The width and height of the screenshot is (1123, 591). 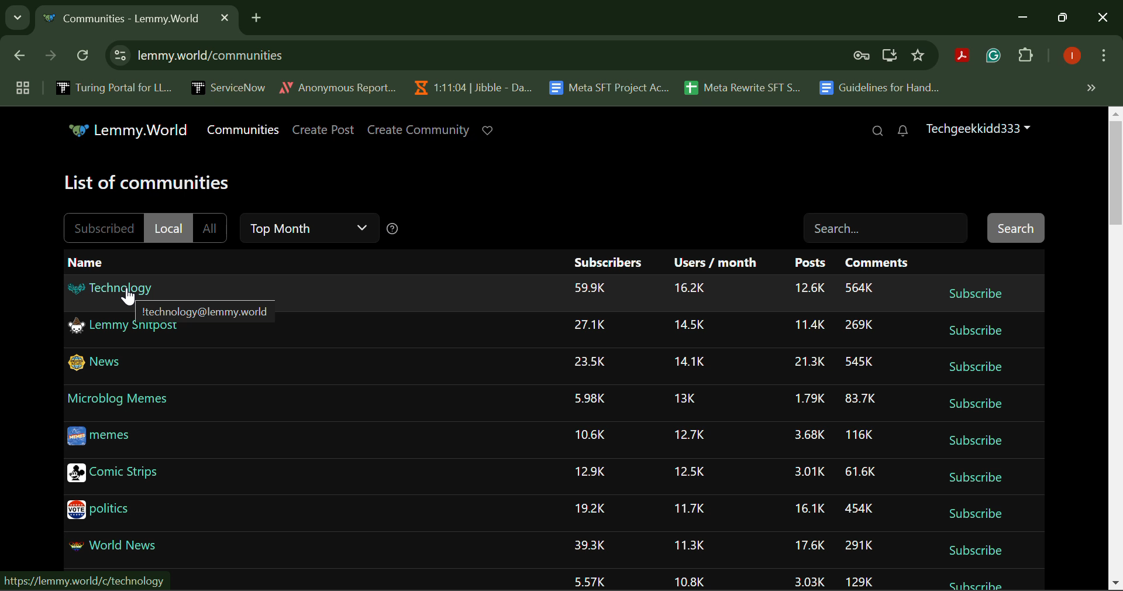 I want to click on Minimize, so click(x=1065, y=18).